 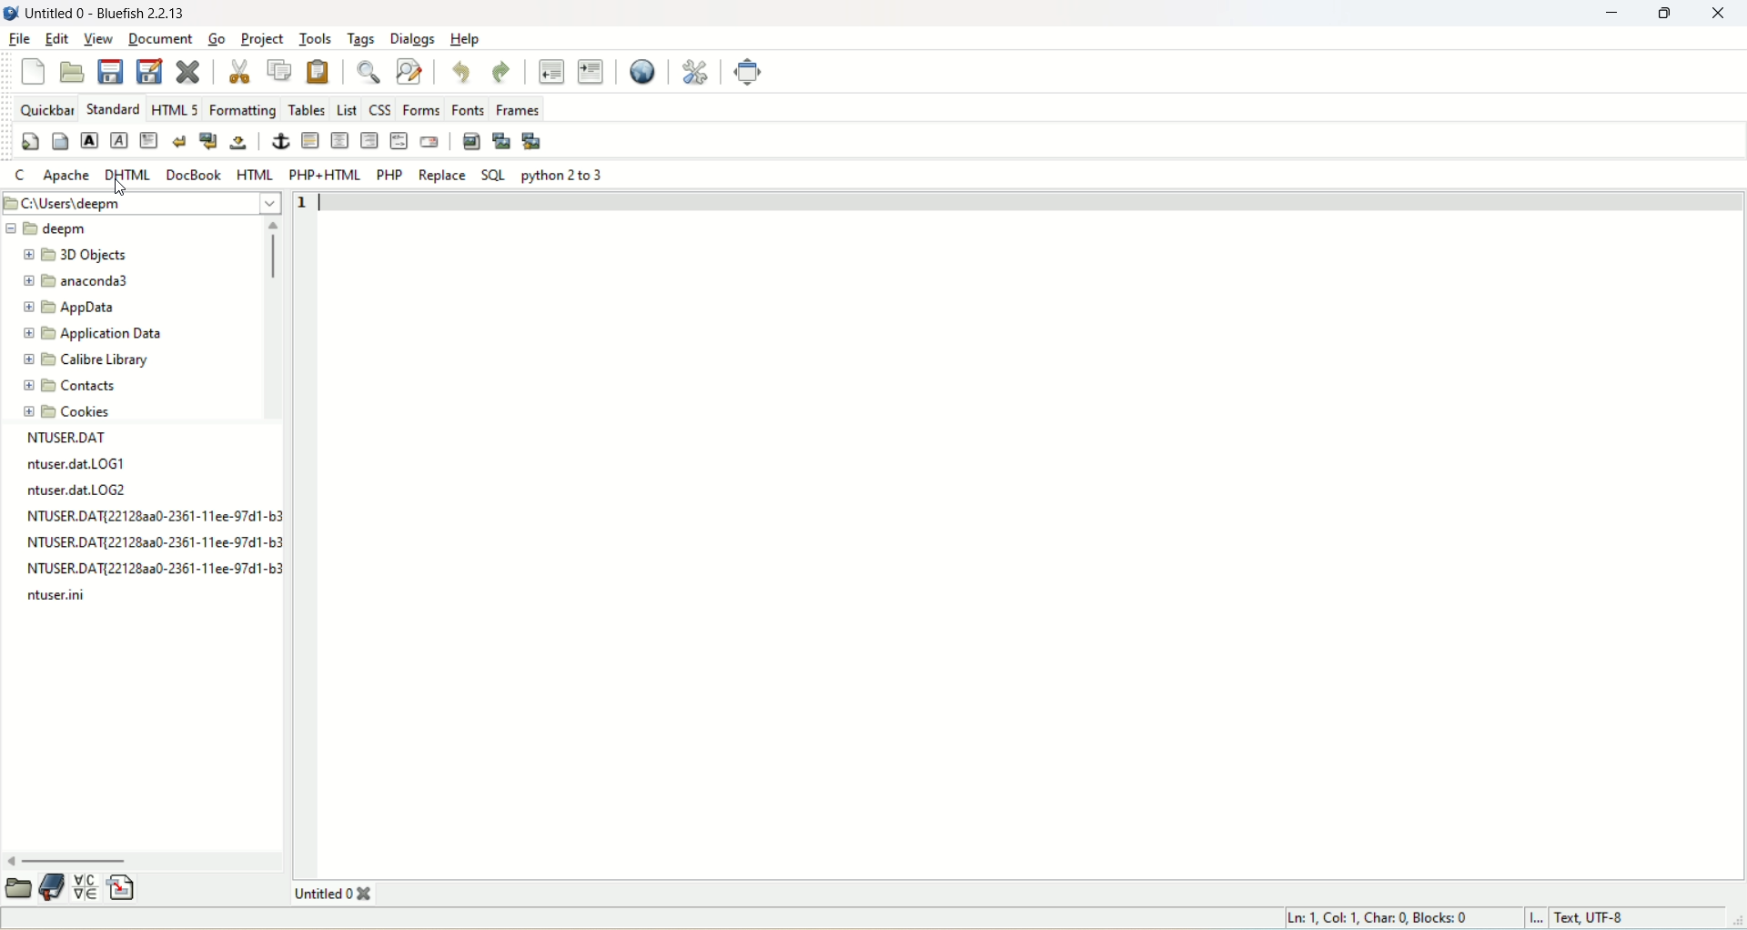 I want to click on quickstart, so click(x=31, y=141).